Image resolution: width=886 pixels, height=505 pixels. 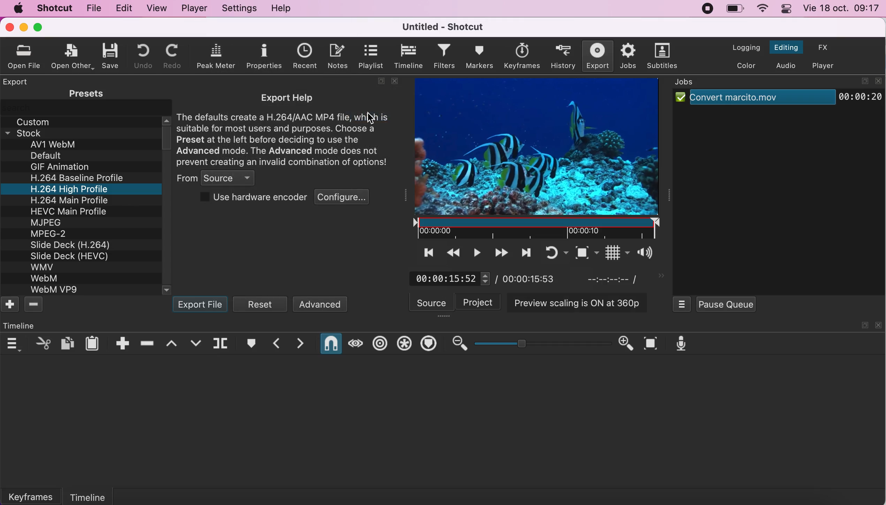 What do you see at coordinates (219, 179) in the screenshot?
I see `from source` at bounding box center [219, 179].